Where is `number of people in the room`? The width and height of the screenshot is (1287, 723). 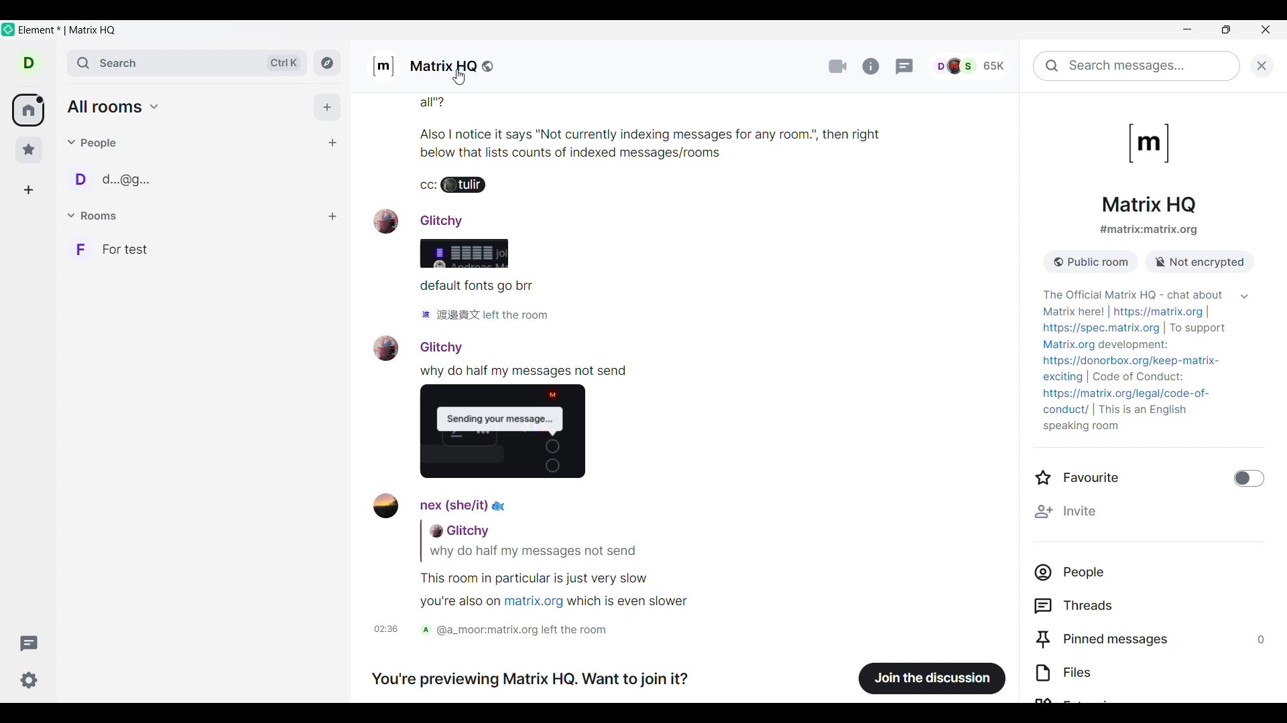 number of people in the room is located at coordinates (975, 64).